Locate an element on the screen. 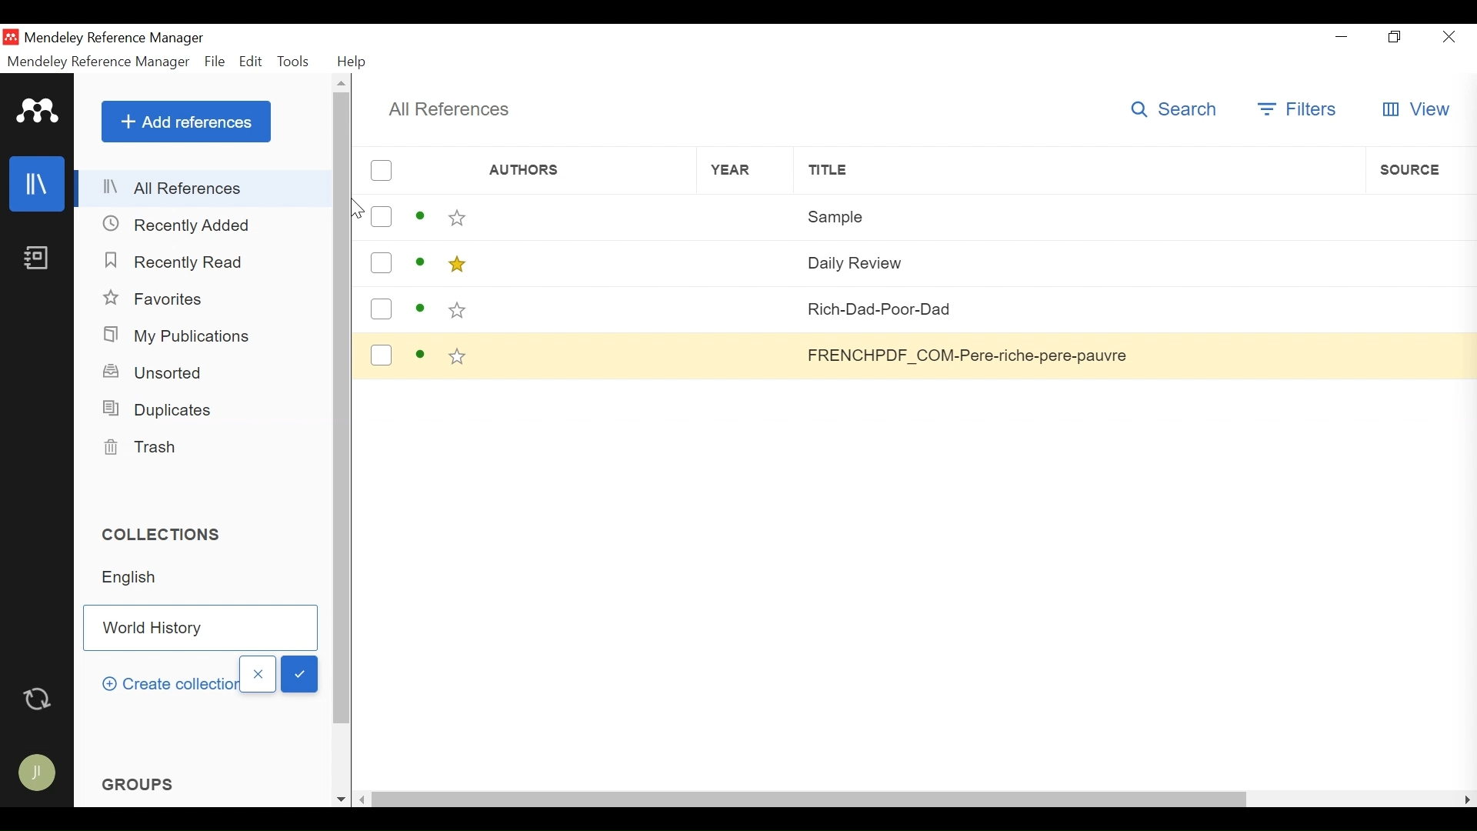 This screenshot has height=831, width=1477. Edit is located at coordinates (252, 62).